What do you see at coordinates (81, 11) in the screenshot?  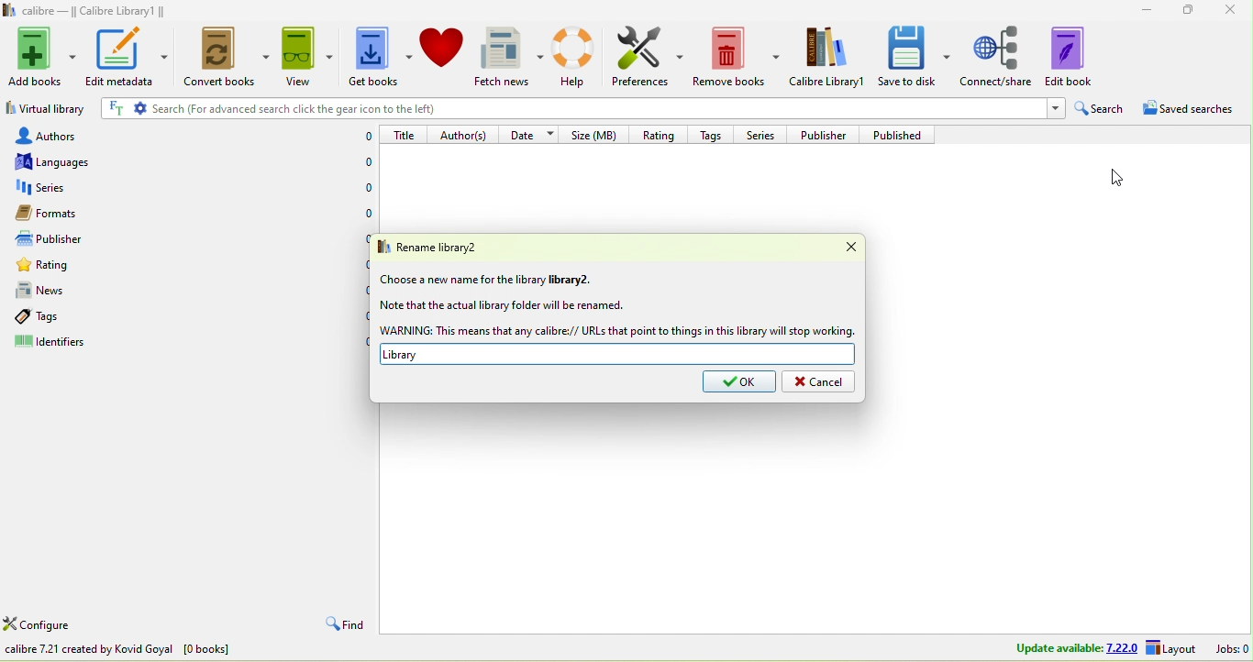 I see `calibre — Calibre Library` at bounding box center [81, 11].